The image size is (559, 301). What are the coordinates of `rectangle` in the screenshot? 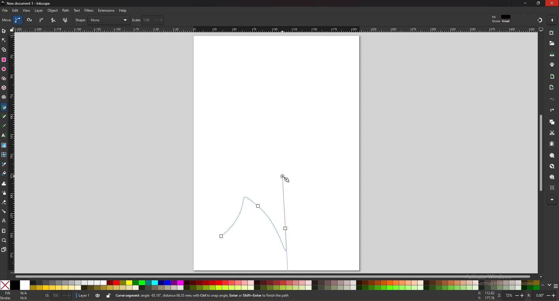 It's located at (3, 60).